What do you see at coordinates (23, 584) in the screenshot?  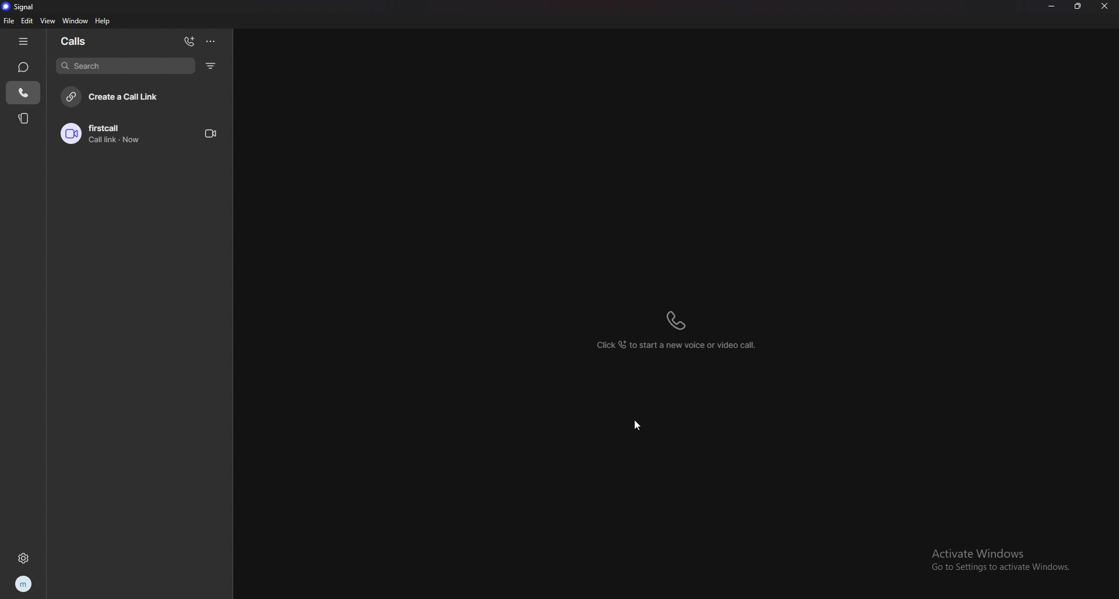 I see `profile` at bounding box center [23, 584].